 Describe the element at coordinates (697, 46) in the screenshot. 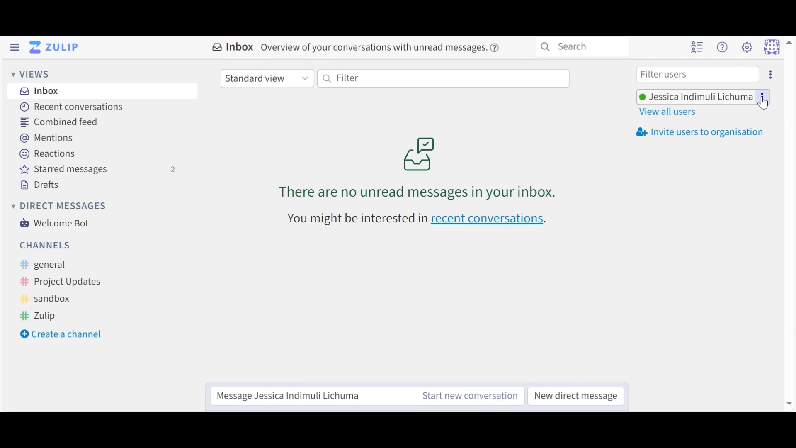

I see `Hide user List ` at that location.